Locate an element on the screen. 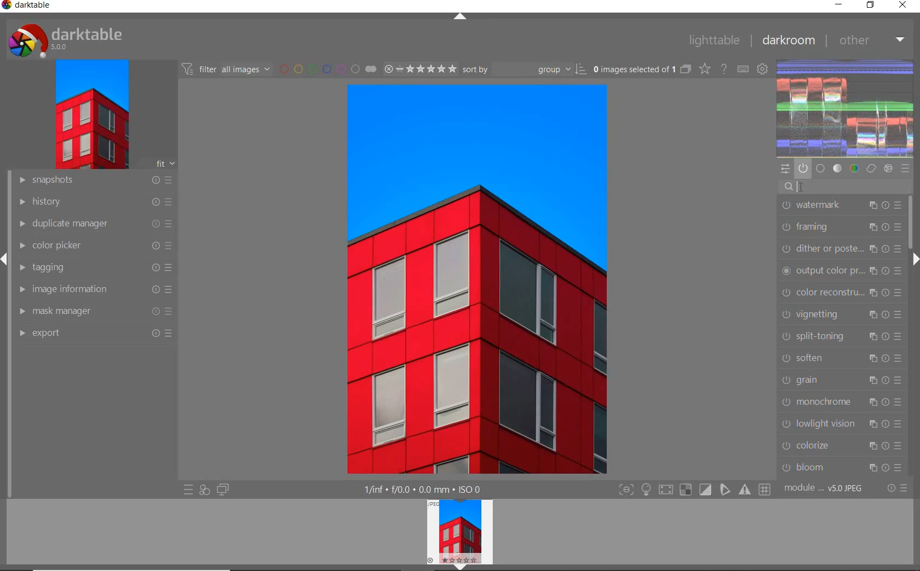  dither or paste is located at coordinates (840, 248).